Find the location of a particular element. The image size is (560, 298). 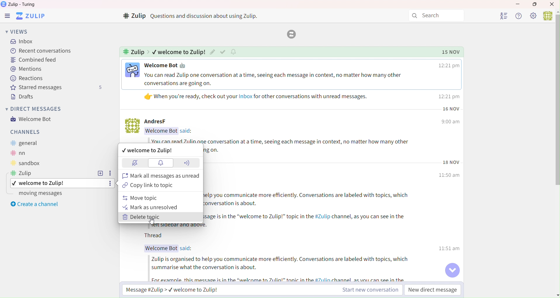

Block notifications is located at coordinates (135, 163).